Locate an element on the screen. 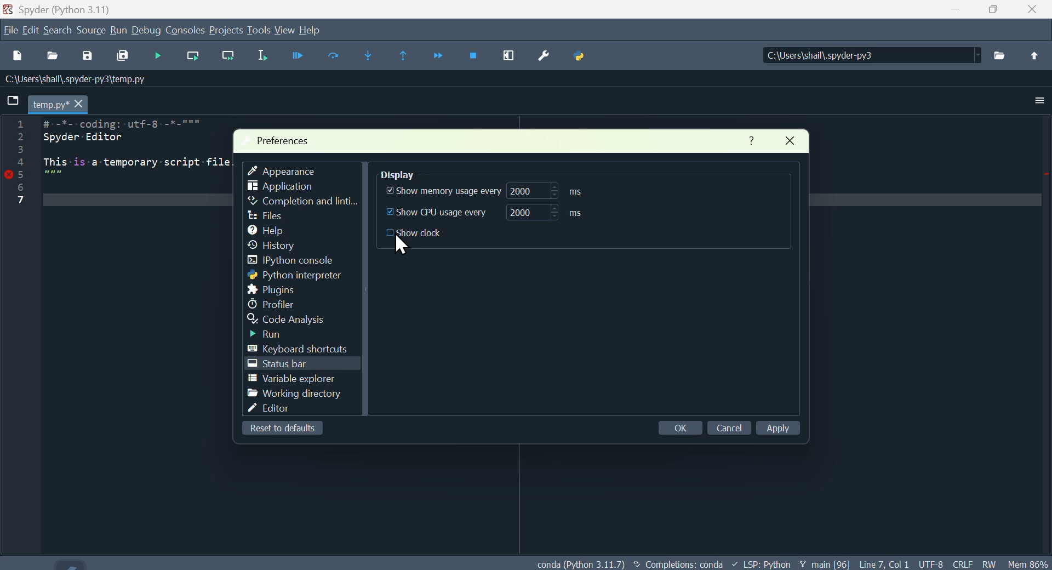 The width and height of the screenshot is (1052, 570). Run current line is located at coordinates (196, 56).